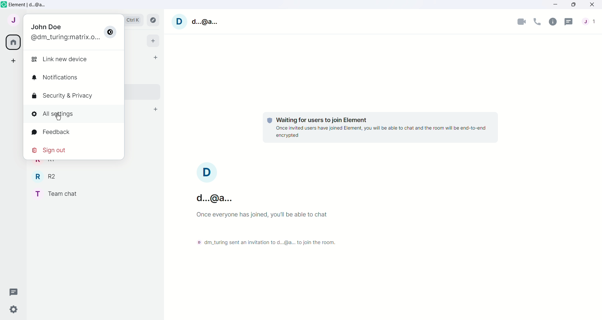 The width and height of the screenshot is (602, 320). What do you see at coordinates (574, 4) in the screenshot?
I see `Maximize` at bounding box center [574, 4].